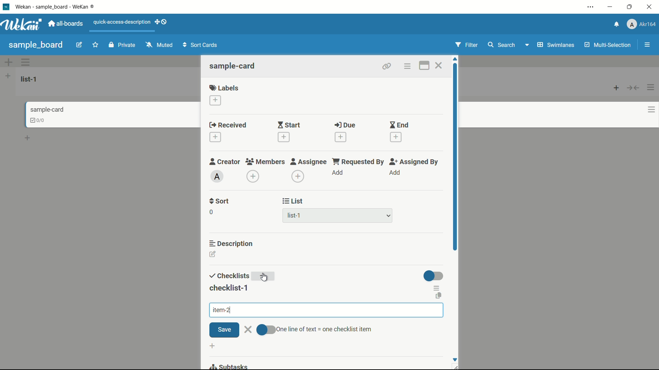 The width and height of the screenshot is (659, 370). Describe the element at coordinates (36, 45) in the screenshot. I see `board name` at that location.